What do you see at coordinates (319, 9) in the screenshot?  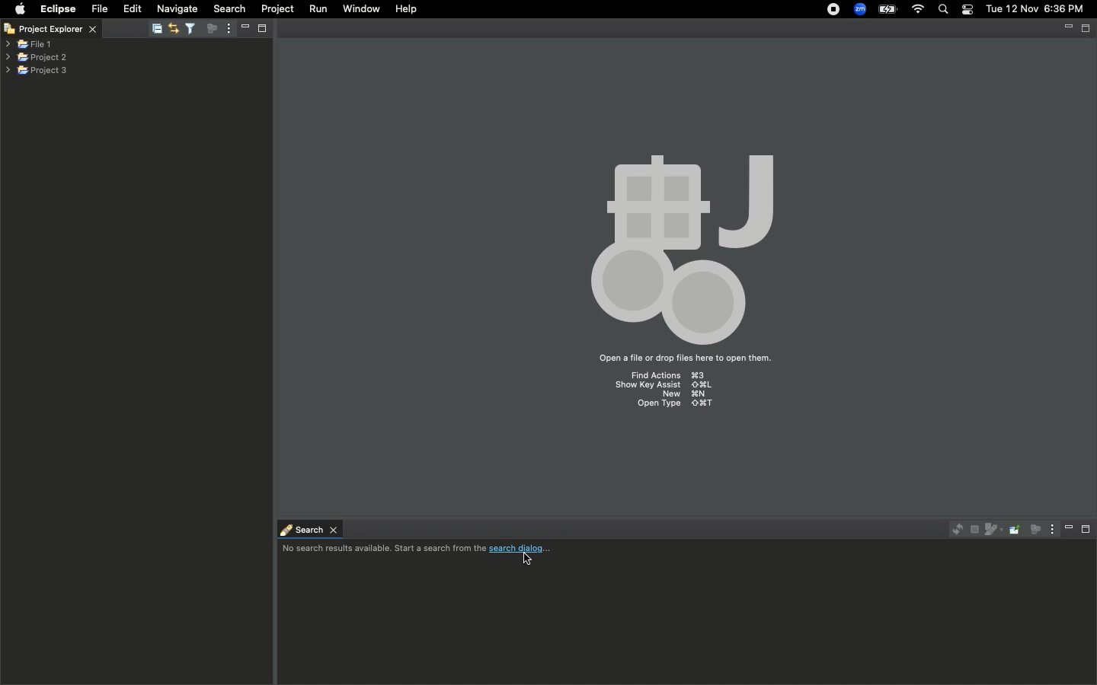 I see `Run` at bounding box center [319, 9].